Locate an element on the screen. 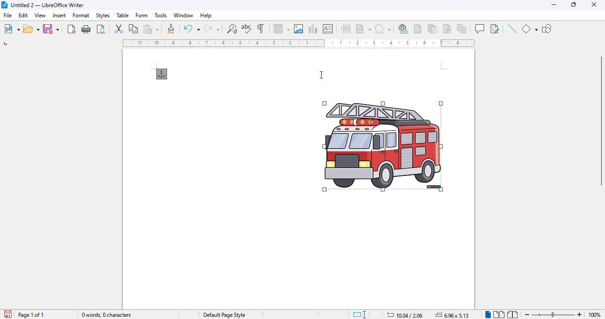 The image size is (605, 319). width and height of object is located at coordinates (452, 315).